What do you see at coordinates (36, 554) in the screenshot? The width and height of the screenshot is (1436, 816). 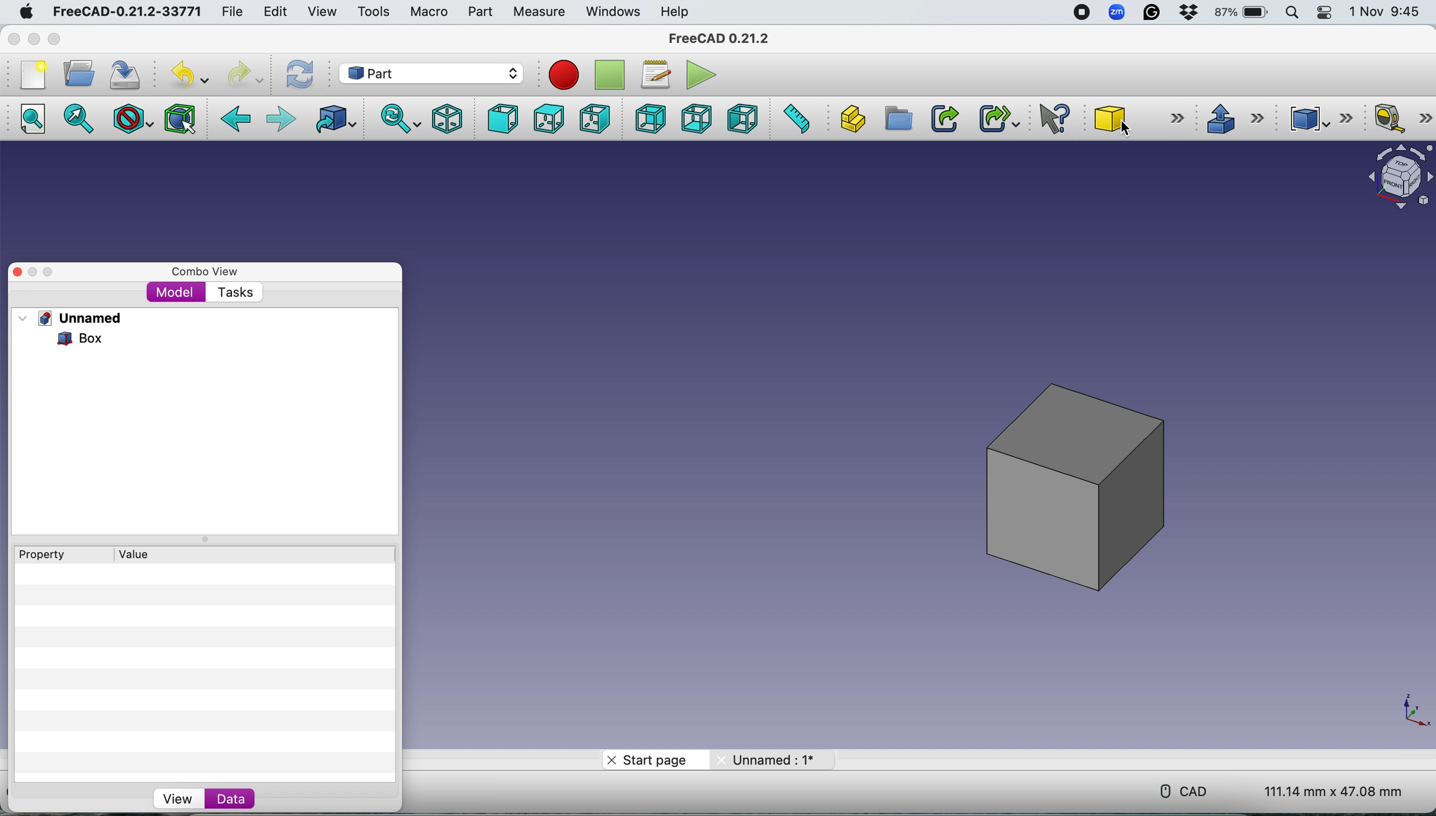 I see `Property` at bounding box center [36, 554].